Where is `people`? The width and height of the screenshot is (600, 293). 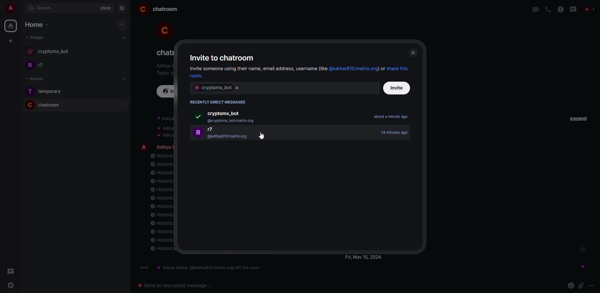 people is located at coordinates (36, 37).